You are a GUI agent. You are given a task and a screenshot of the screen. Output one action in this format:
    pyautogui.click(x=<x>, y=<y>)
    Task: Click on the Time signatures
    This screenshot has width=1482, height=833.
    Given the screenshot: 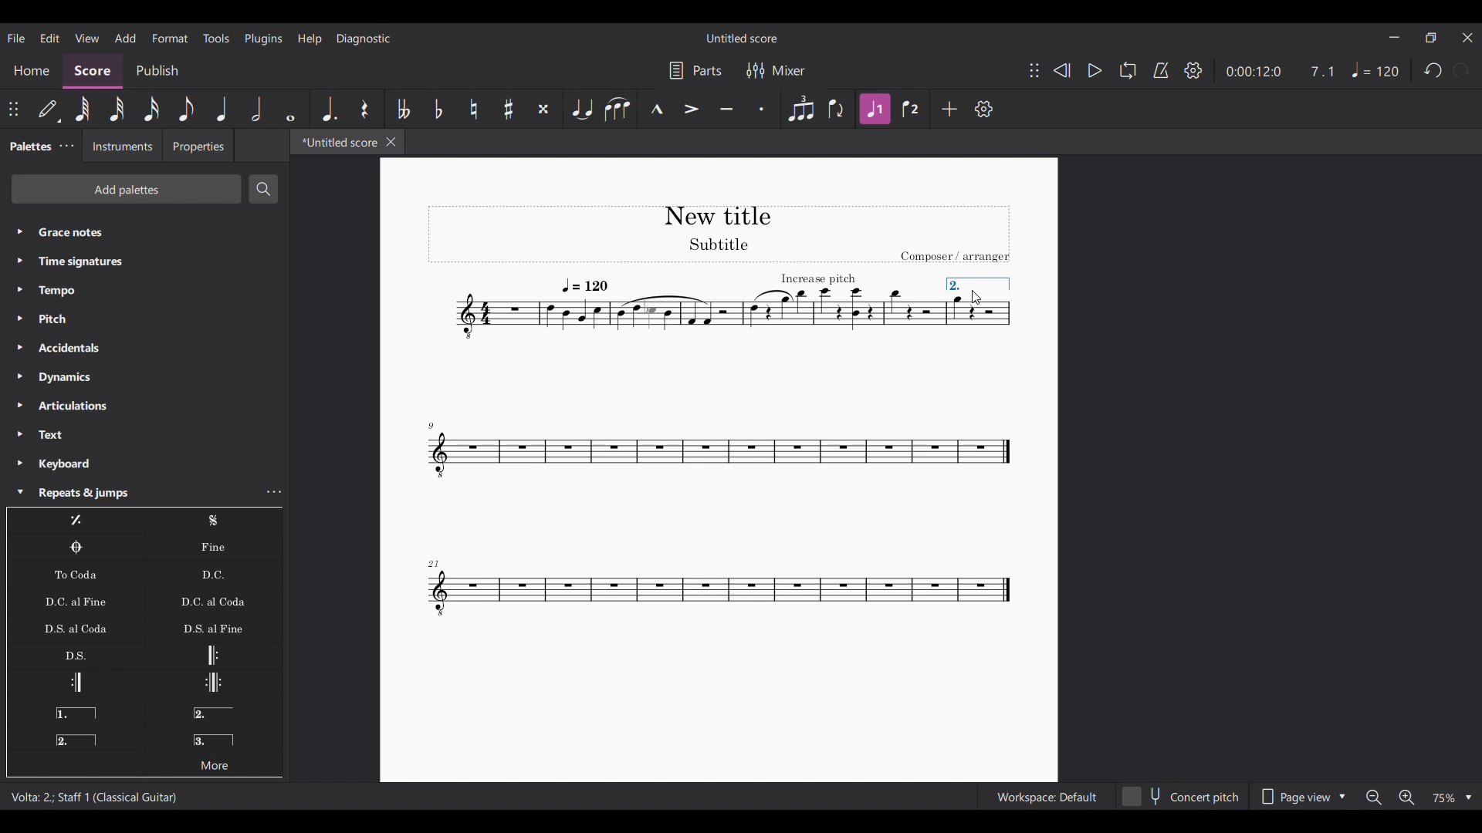 What is the action you would take?
    pyautogui.click(x=144, y=262)
    